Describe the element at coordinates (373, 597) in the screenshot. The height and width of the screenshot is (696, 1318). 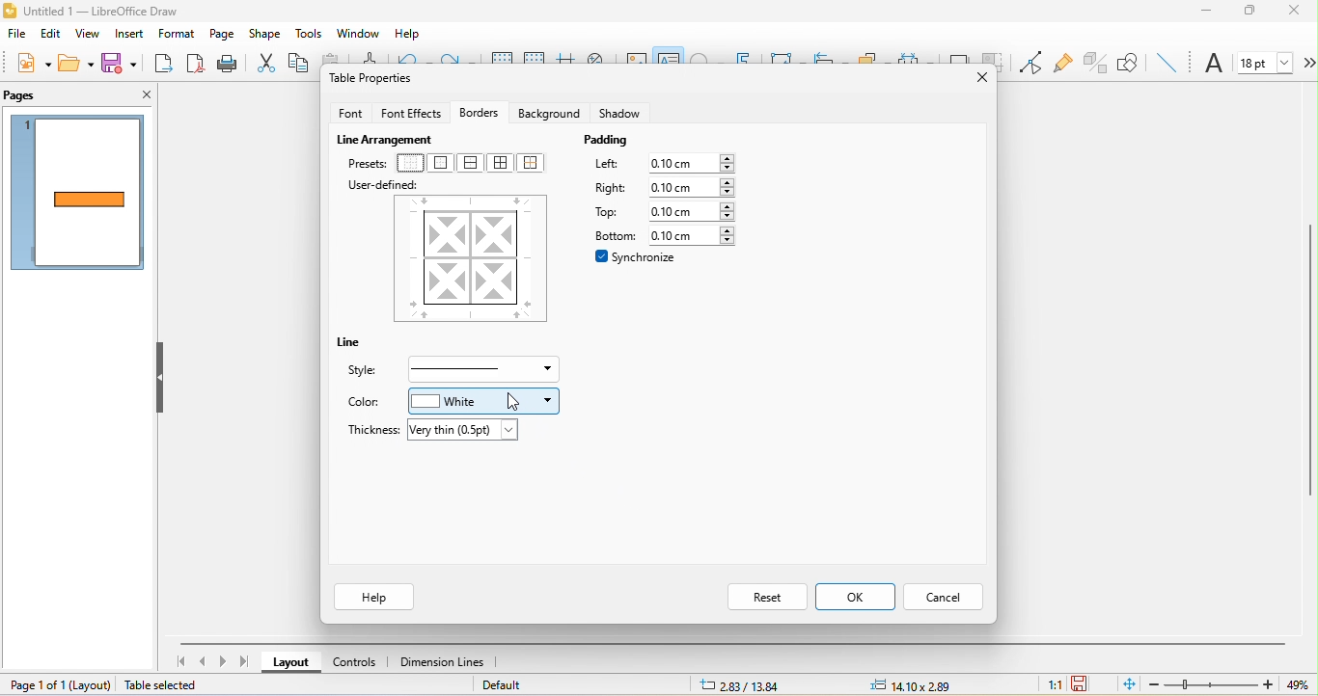
I see `help` at that location.